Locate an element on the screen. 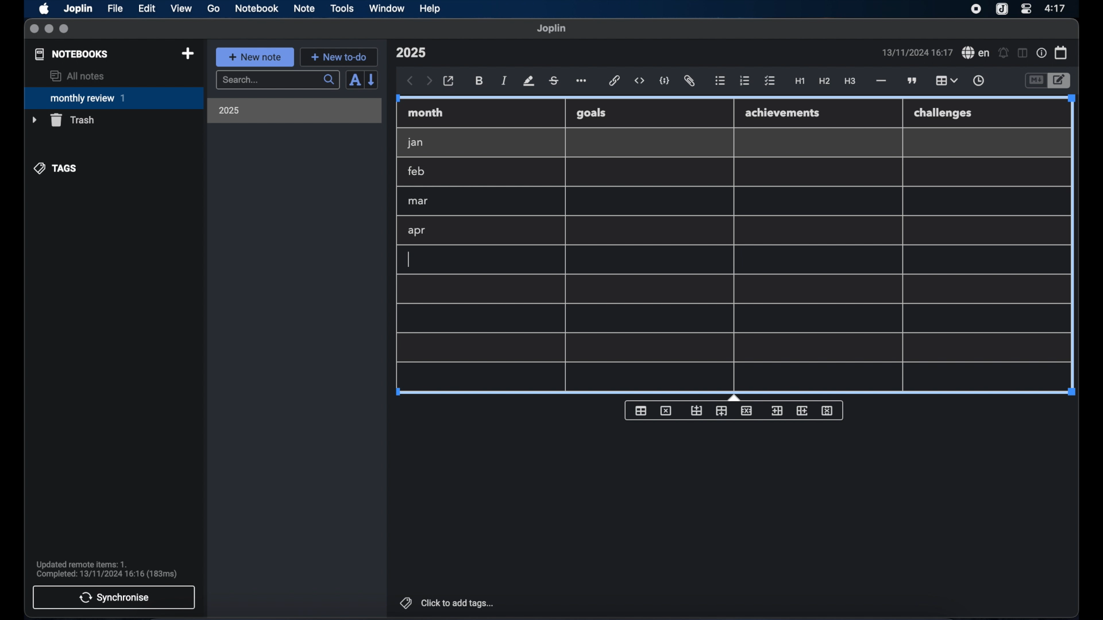 This screenshot has width=1103, height=620. block quotes is located at coordinates (913, 81).